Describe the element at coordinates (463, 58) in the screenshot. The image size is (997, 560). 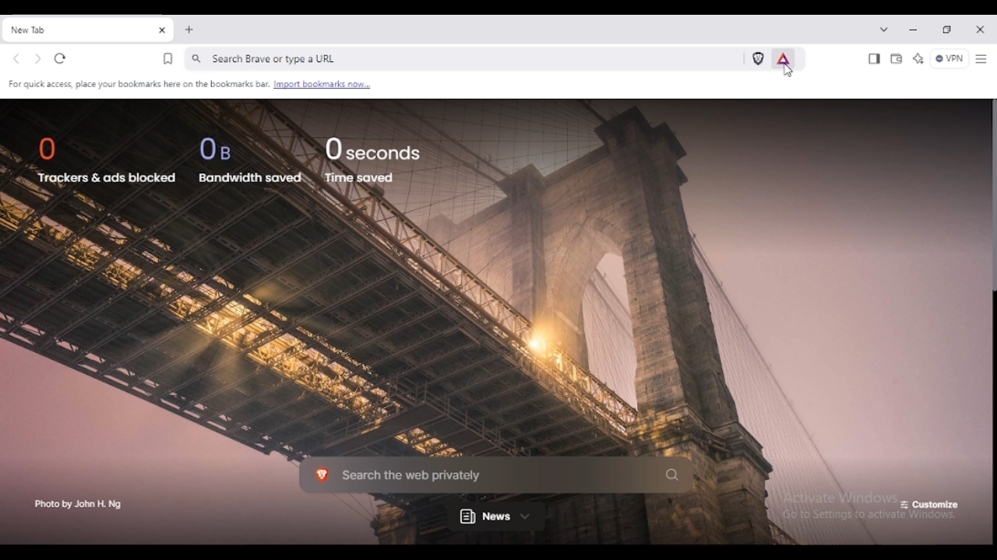
I see `search brave or type a URL` at that location.